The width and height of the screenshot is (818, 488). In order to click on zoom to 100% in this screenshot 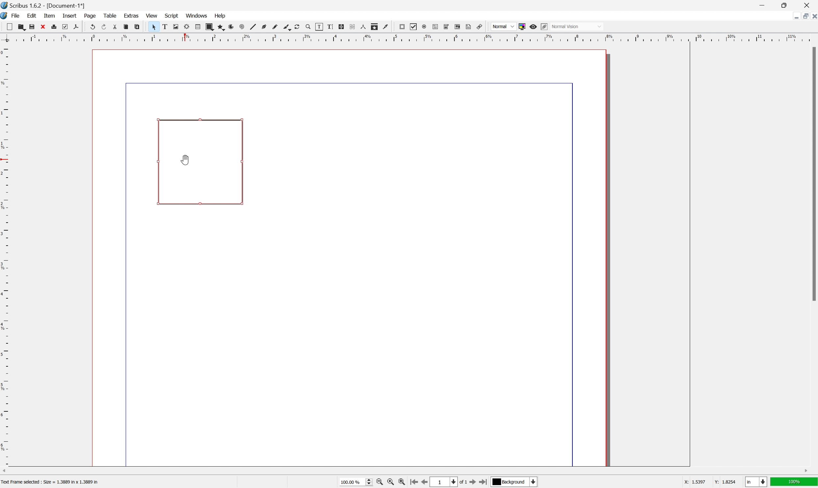, I will do `click(389, 482)`.